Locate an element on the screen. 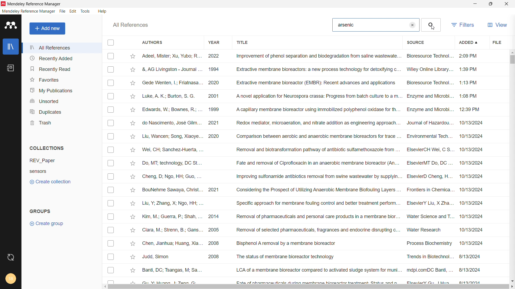 Image resolution: width=515 pixels, height=289 pixels. maximize is located at coordinates (490, 4).